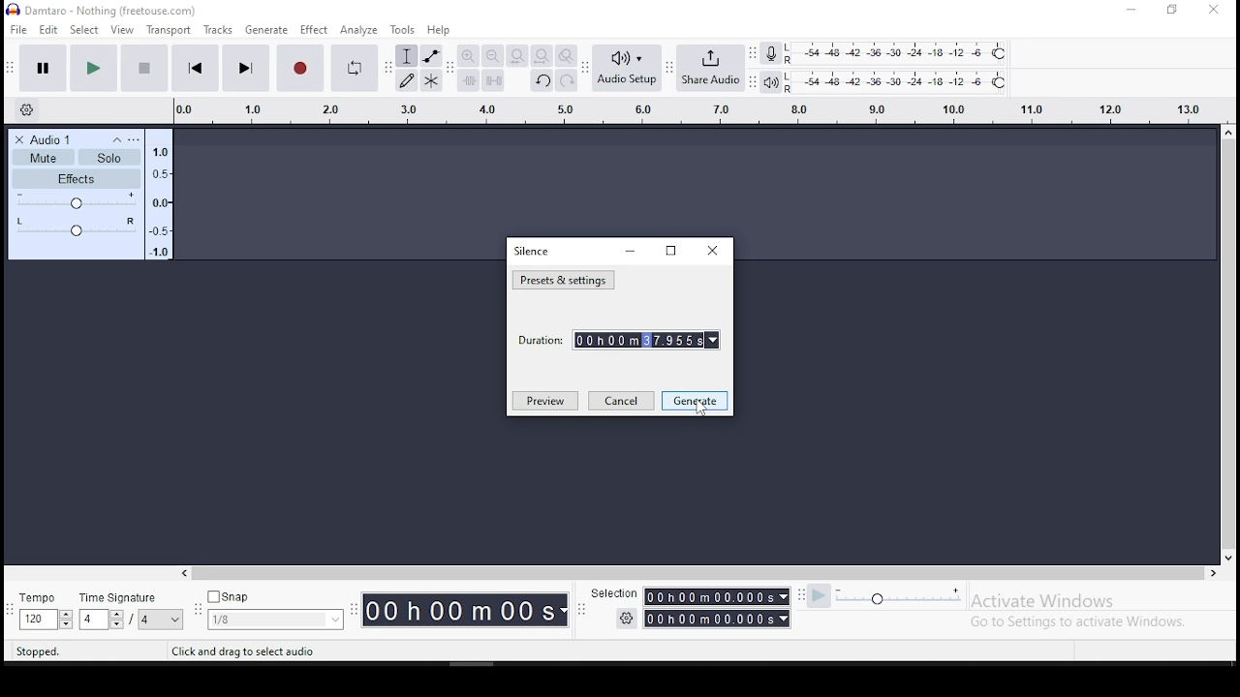 Image resolution: width=1240 pixels, height=697 pixels. What do you see at coordinates (102, 10) in the screenshot?
I see `icon and file name` at bounding box center [102, 10].